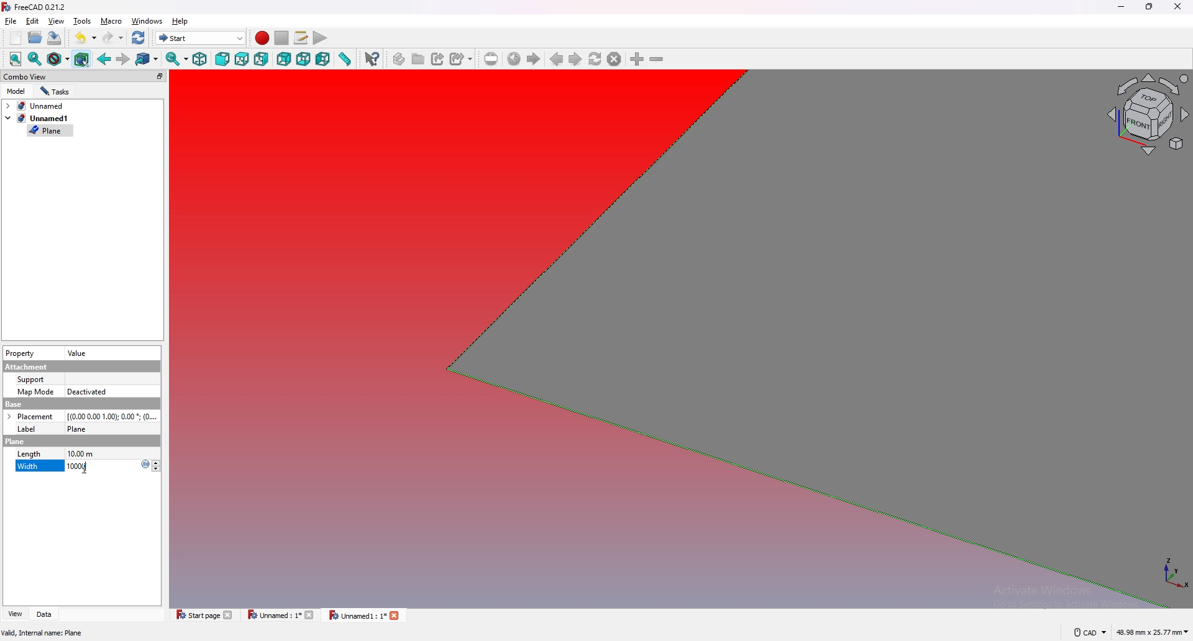 This screenshot has width=1193, height=641. Describe the element at coordinates (372, 59) in the screenshot. I see `whats this` at that location.